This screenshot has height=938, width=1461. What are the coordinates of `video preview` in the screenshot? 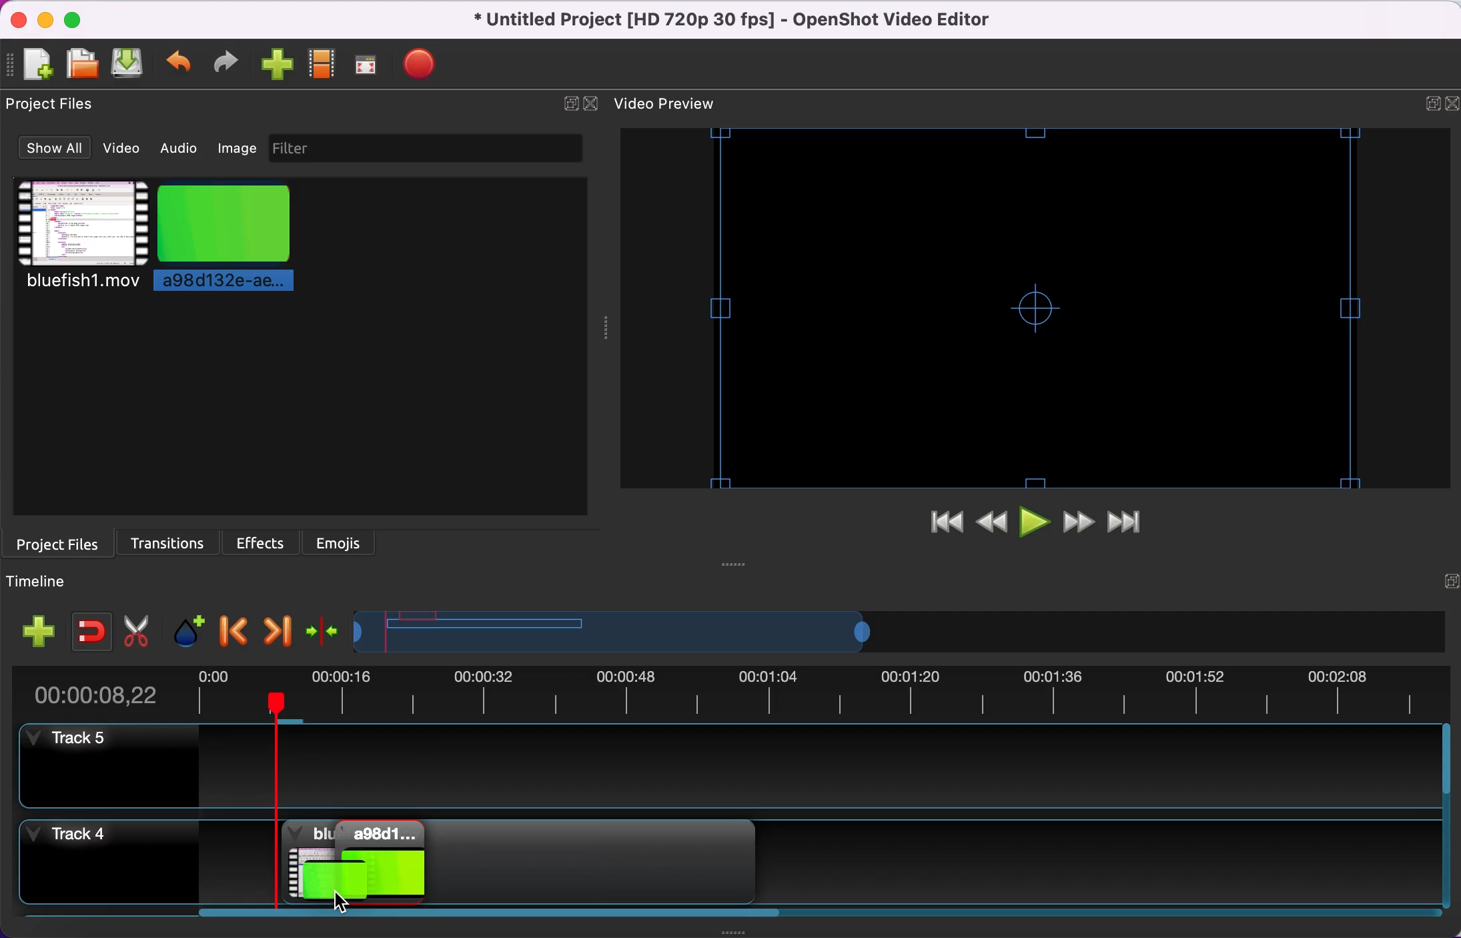 It's located at (1043, 304).